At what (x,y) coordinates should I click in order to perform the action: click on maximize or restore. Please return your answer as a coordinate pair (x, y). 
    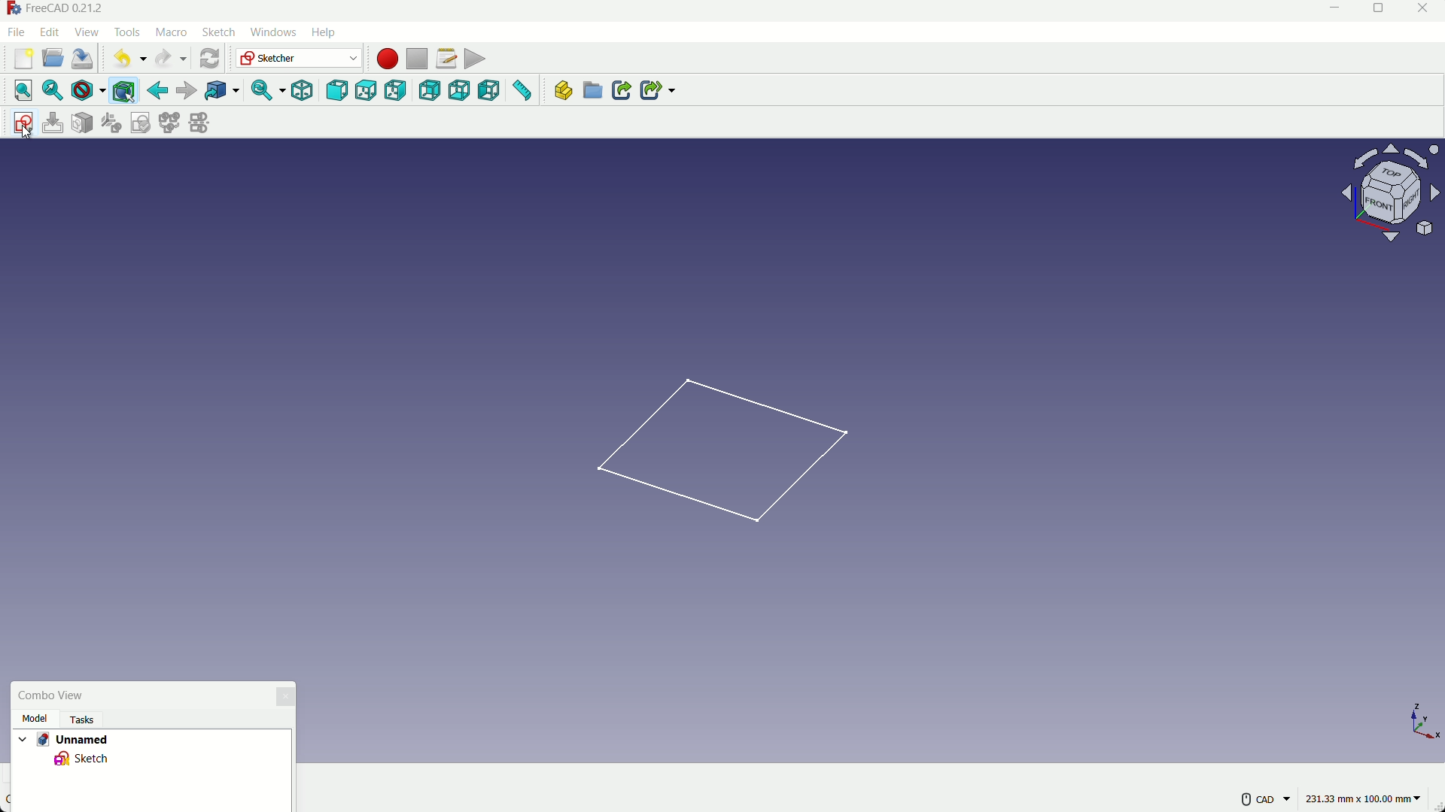
    Looking at the image, I should click on (1380, 11).